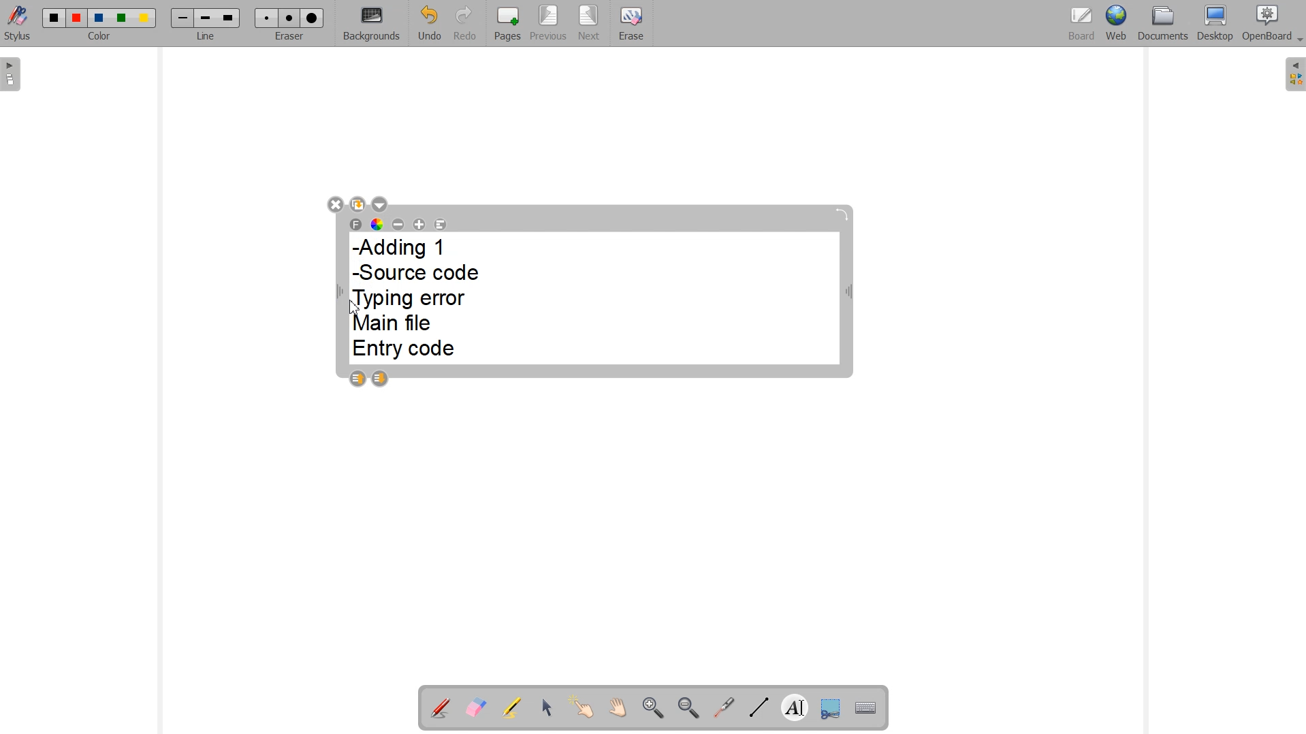 This screenshot has width=1306, height=734. I want to click on Scroll page, so click(618, 709).